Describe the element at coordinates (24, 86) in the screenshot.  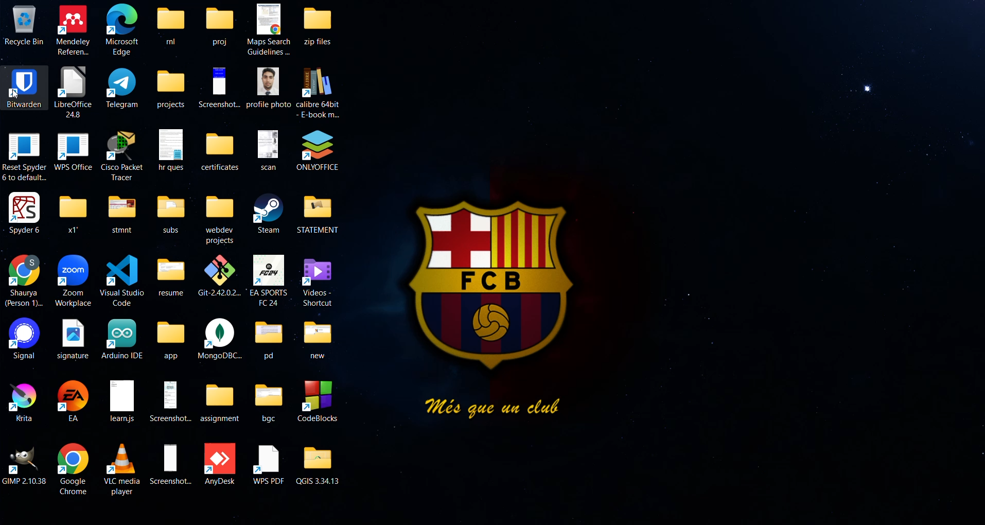
I see `BITWARDEN` at that location.